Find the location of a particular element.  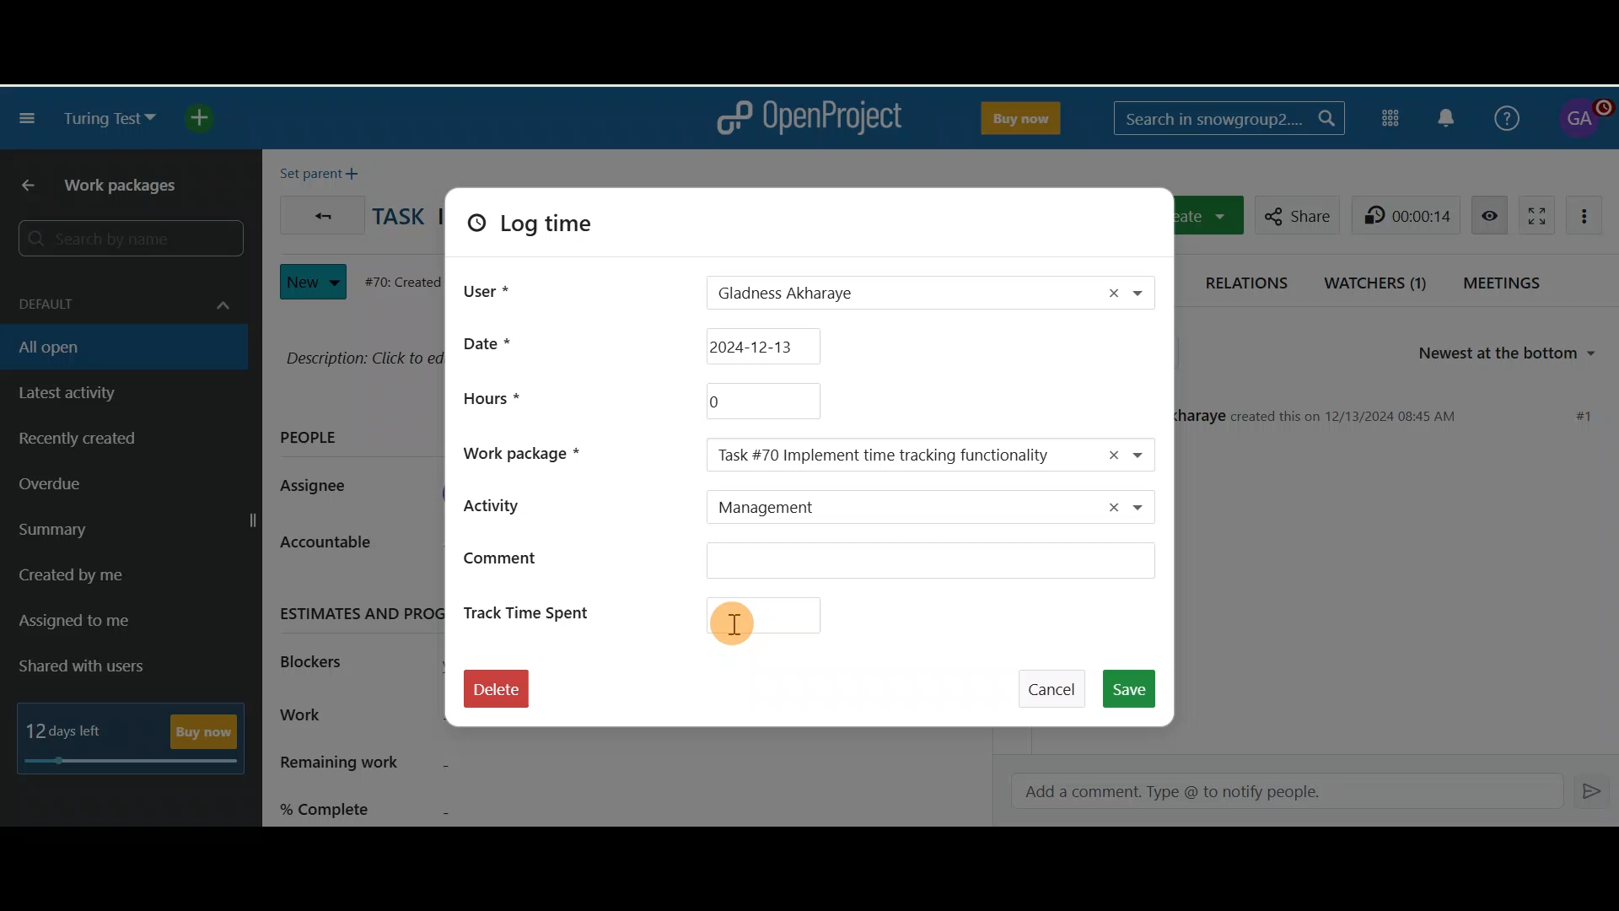

Accountable is located at coordinates (341, 548).